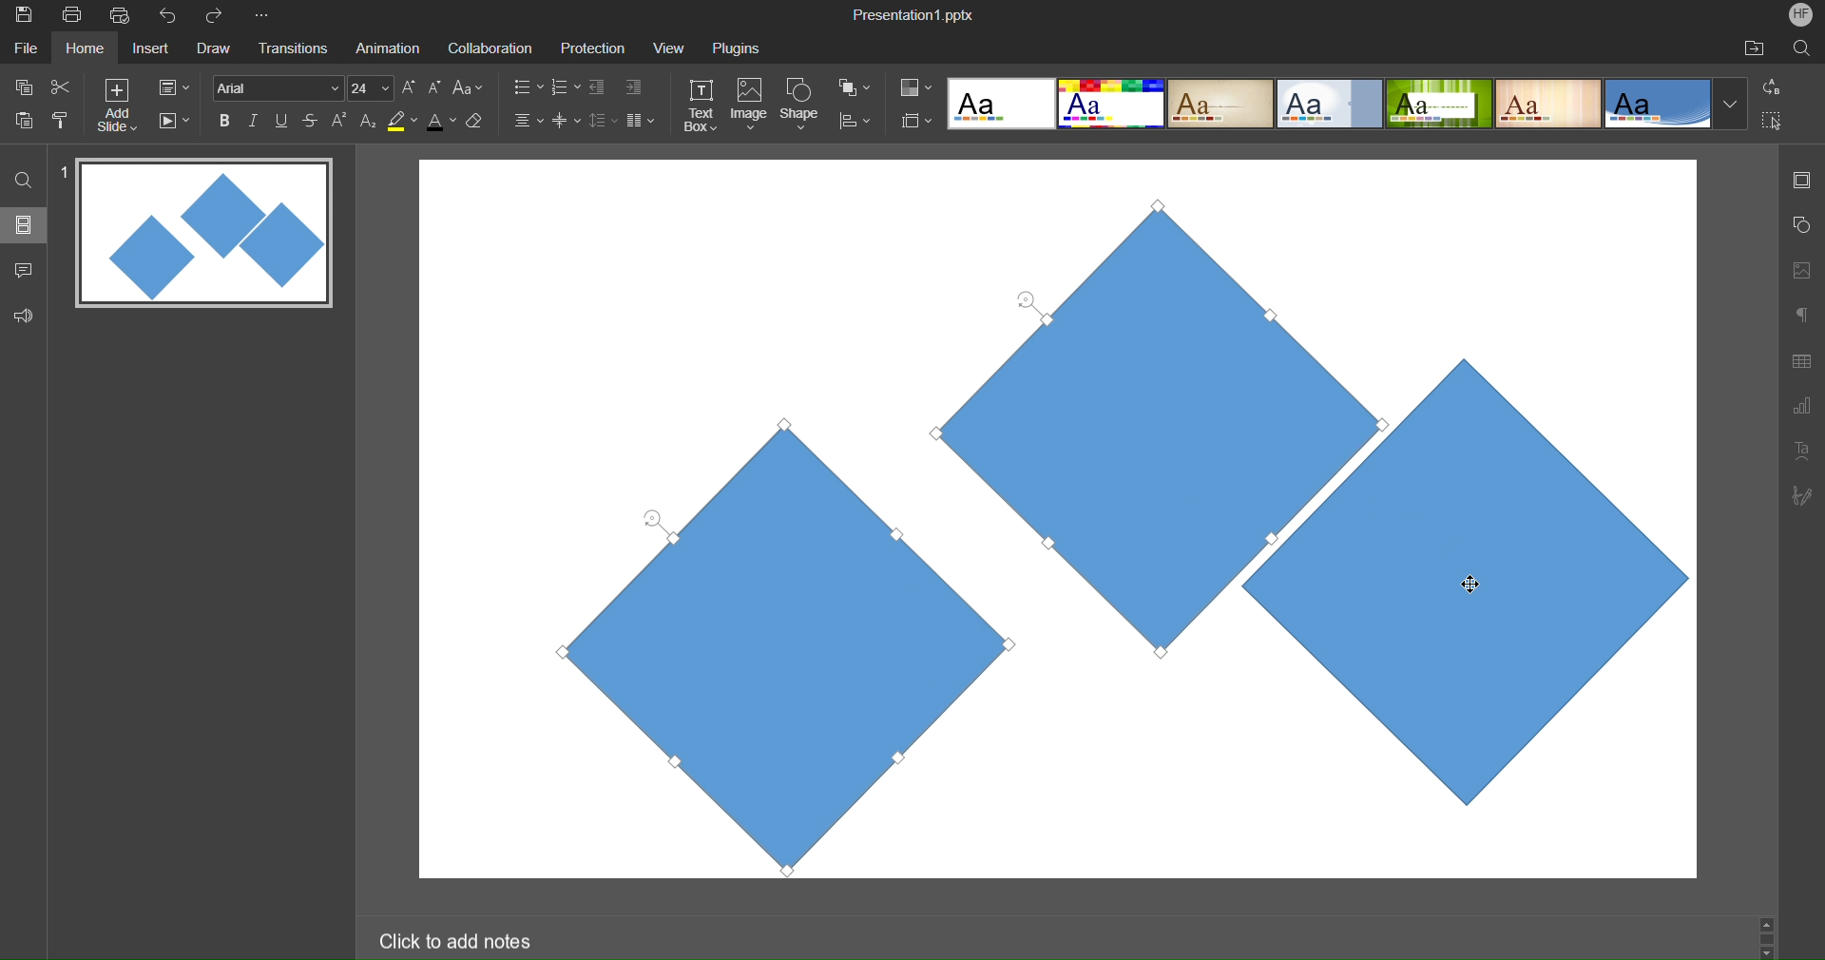  I want to click on Playback, so click(173, 122).